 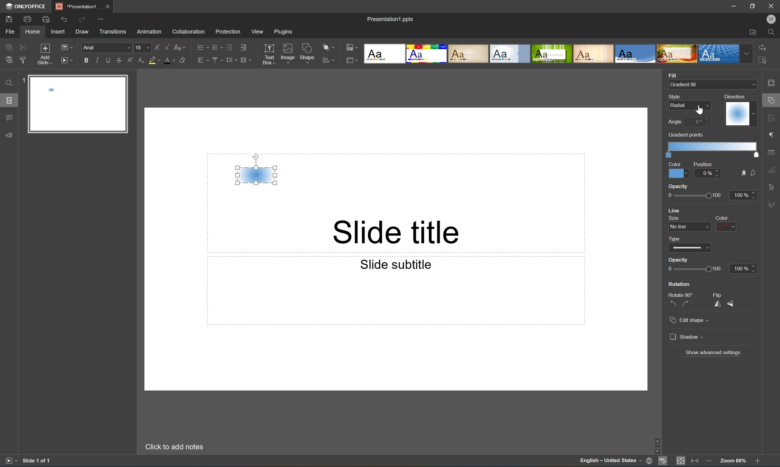 What do you see at coordinates (10, 135) in the screenshot?
I see `Feedback & Support` at bounding box center [10, 135].